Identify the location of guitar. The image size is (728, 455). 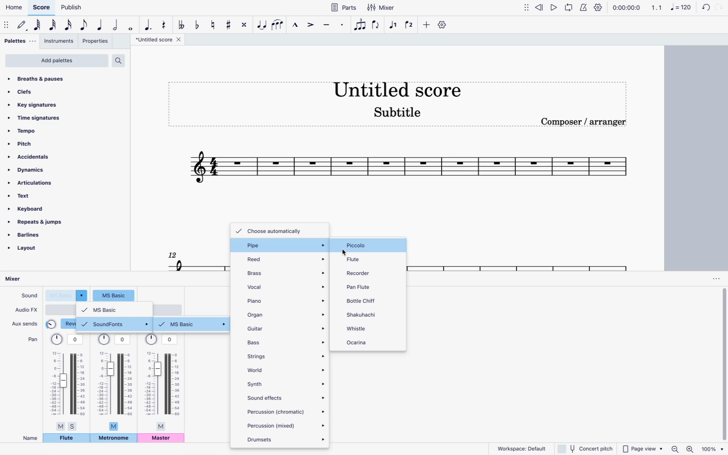
(286, 328).